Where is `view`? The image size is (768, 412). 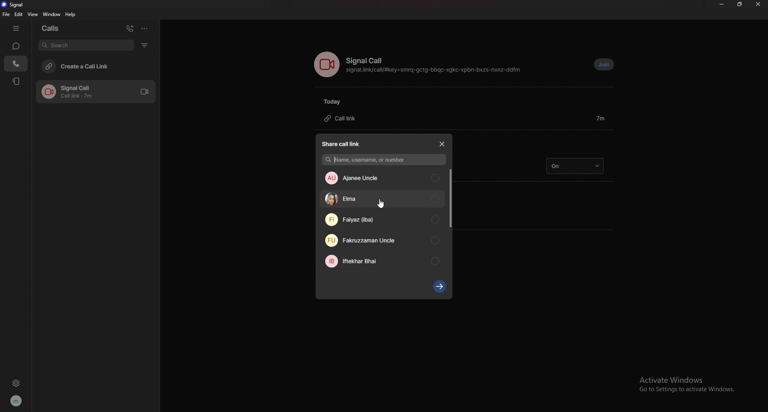
view is located at coordinates (32, 14).